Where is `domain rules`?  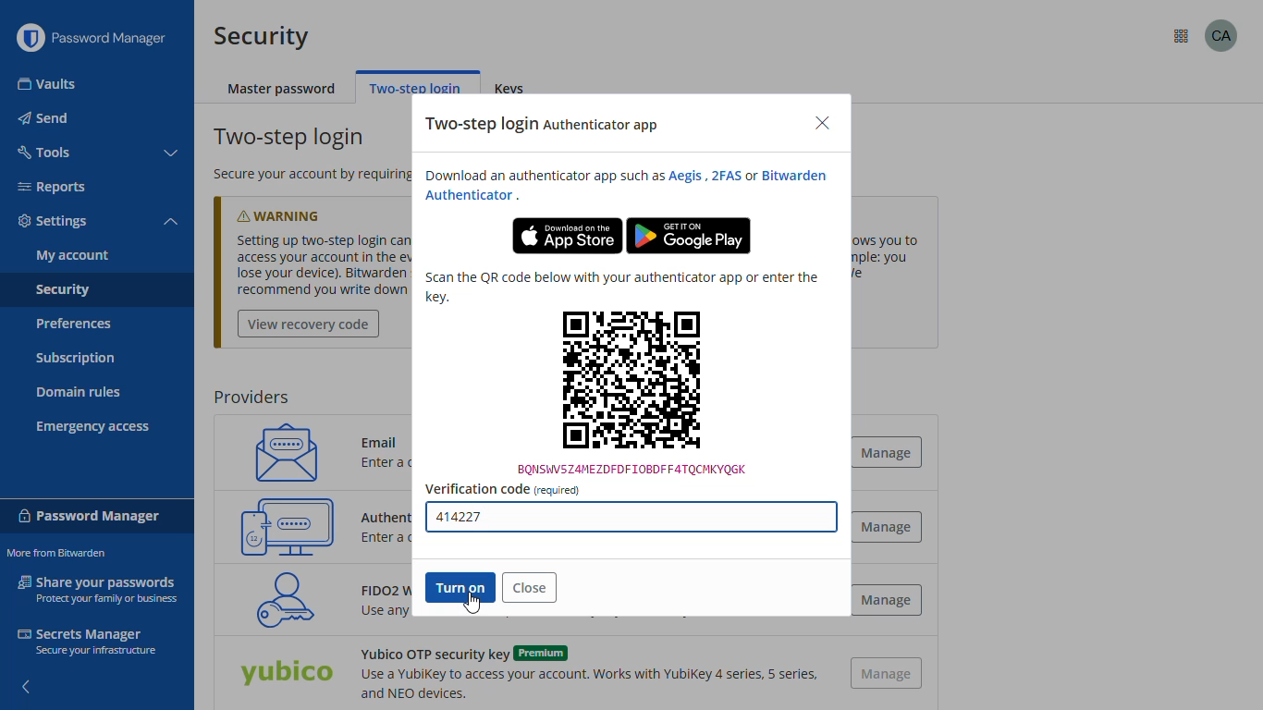 domain rules is located at coordinates (79, 394).